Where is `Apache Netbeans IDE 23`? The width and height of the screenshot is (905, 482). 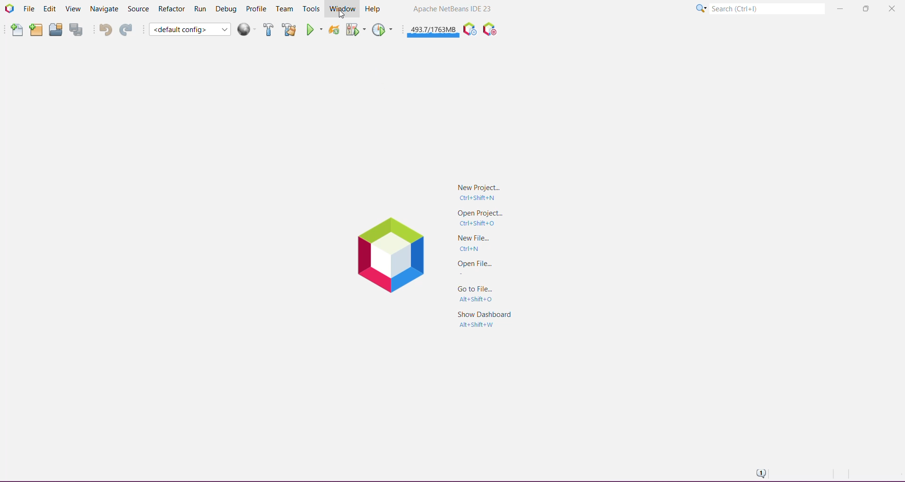
Apache Netbeans IDE 23 is located at coordinates (453, 9).